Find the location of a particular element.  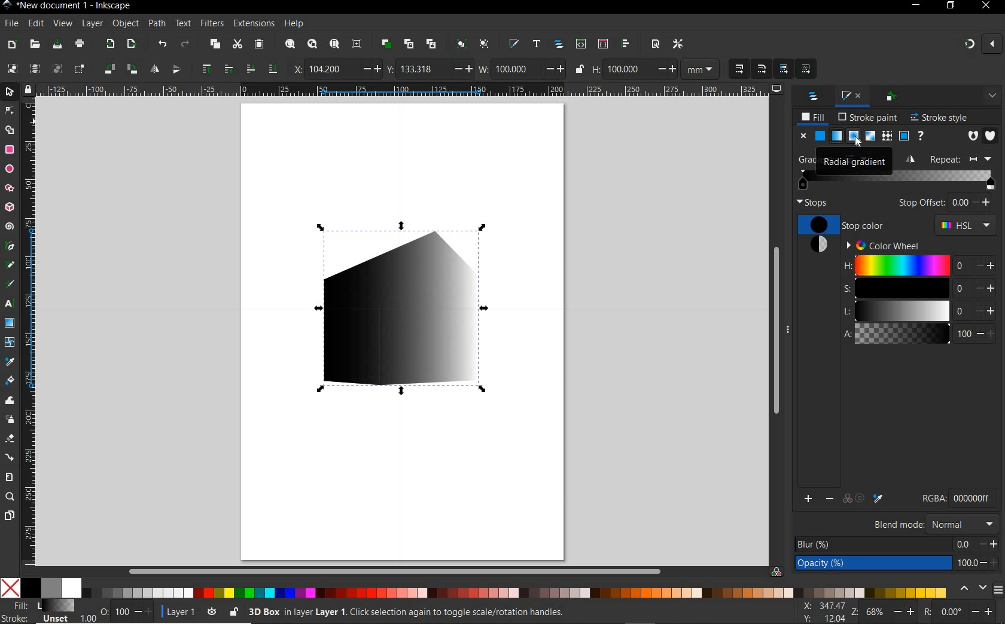

STROKE PAINT is located at coordinates (866, 117).